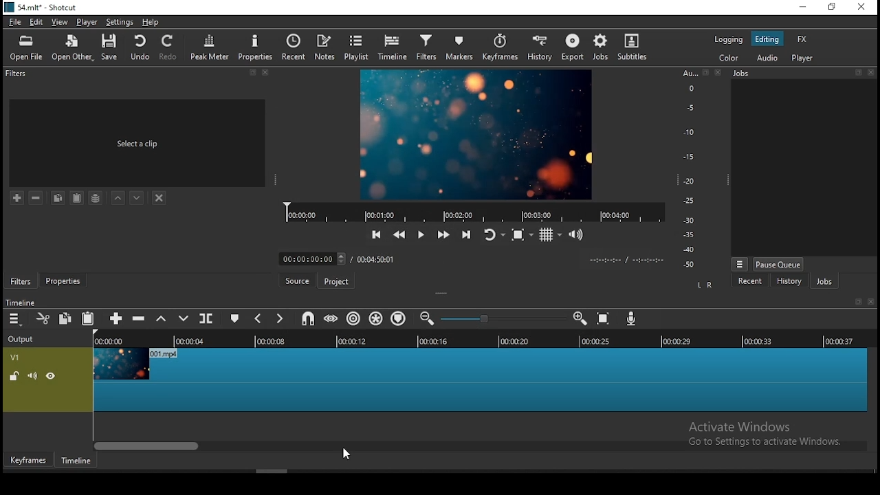 The height and width of the screenshot is (495, 880). Describe the element at coordinates (14, 377) in the screenshot. I see `unlock` at that location.